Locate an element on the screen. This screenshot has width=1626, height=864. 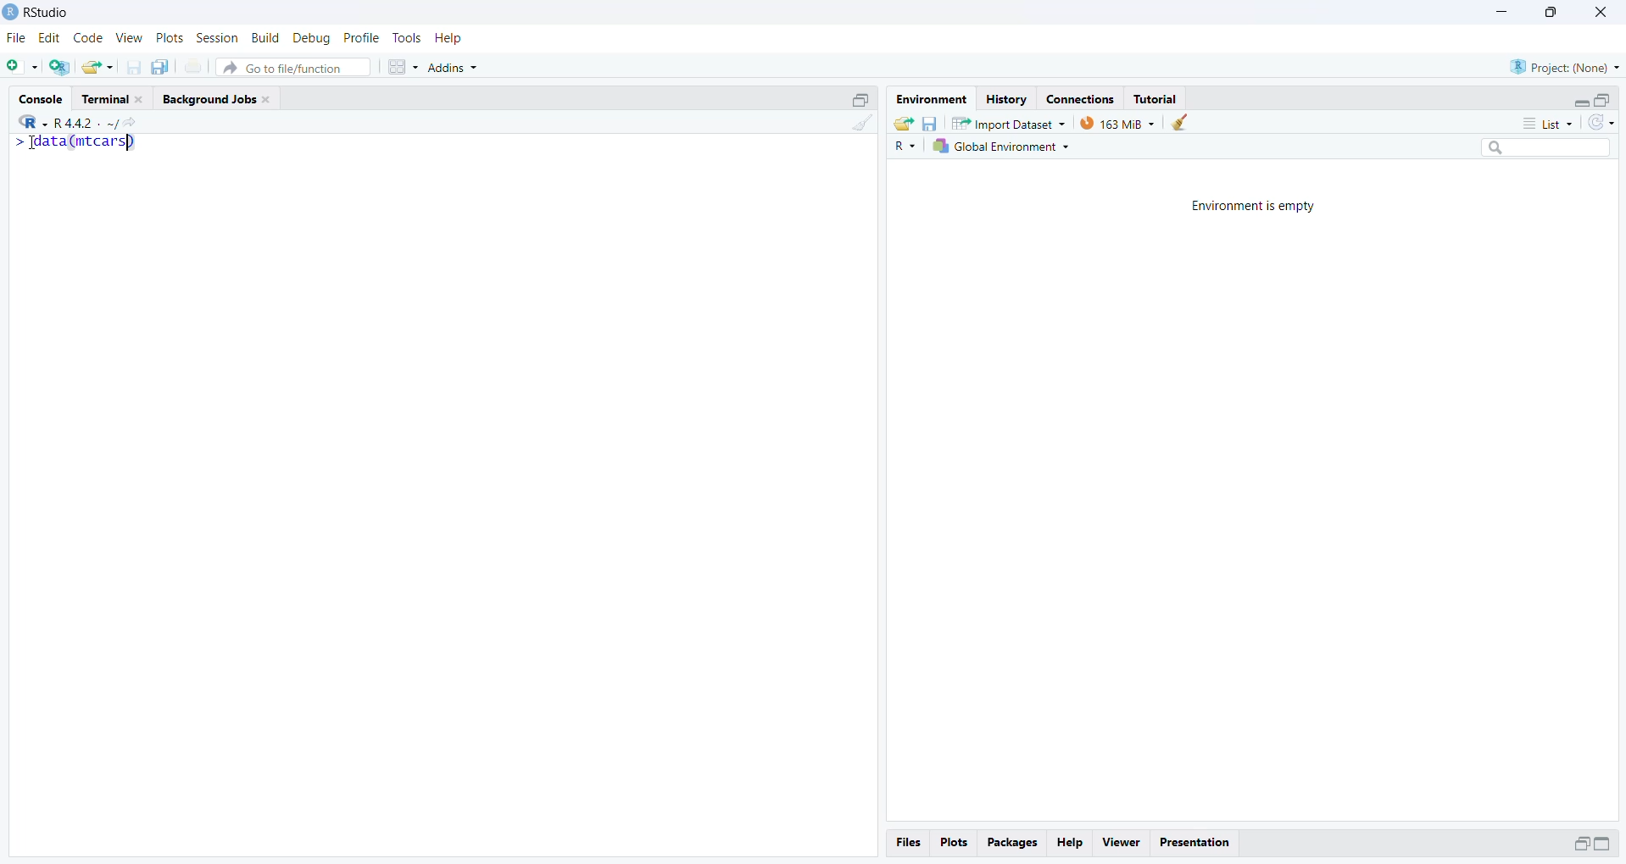
Environment is empty is located at coordinates (1255, 206).